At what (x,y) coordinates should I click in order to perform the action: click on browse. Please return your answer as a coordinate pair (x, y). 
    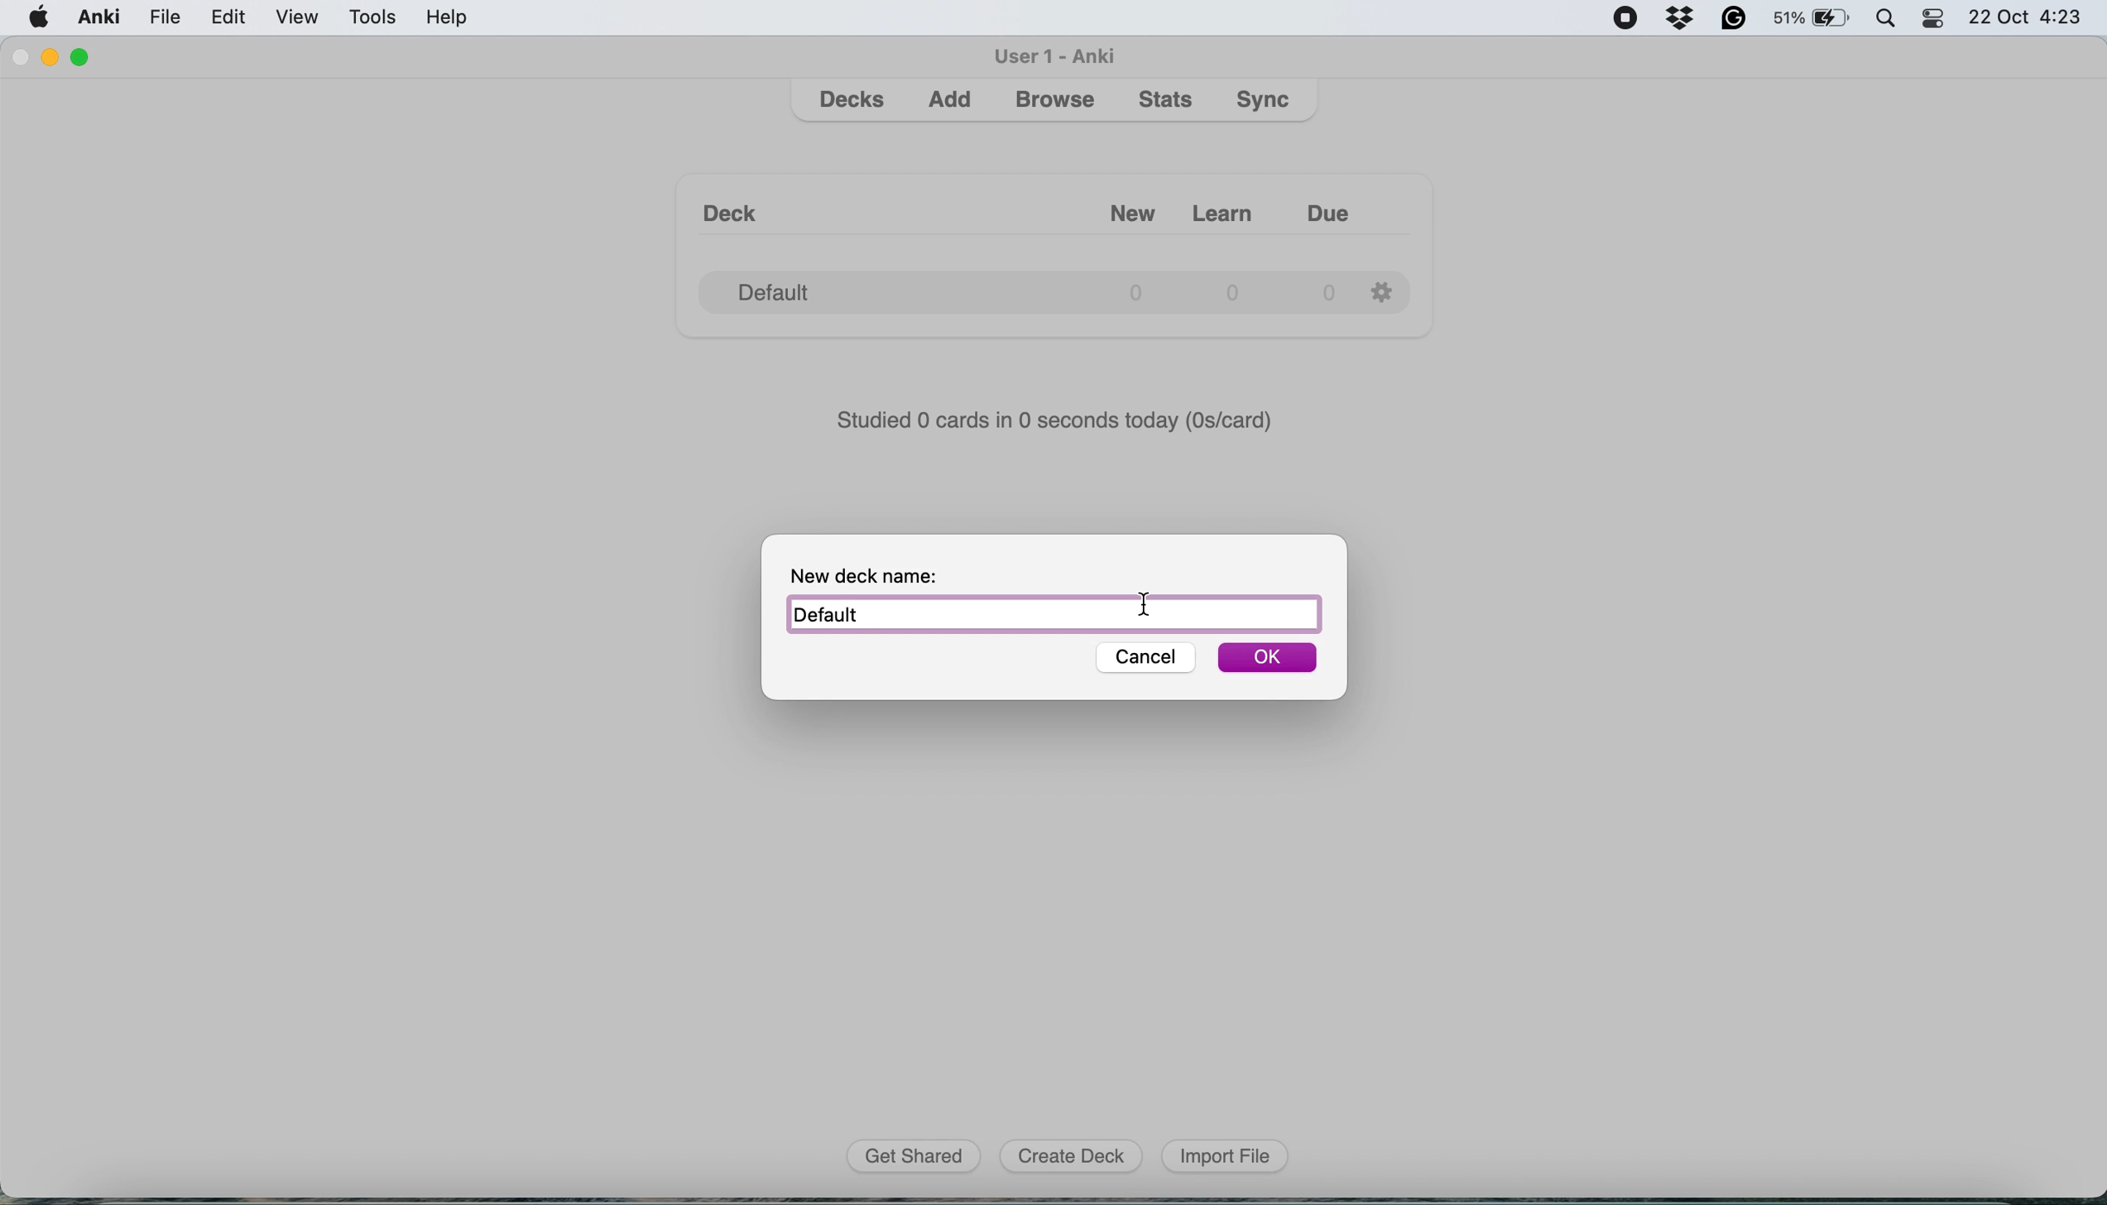
    Looking at the image, I should click on (1054, 102).